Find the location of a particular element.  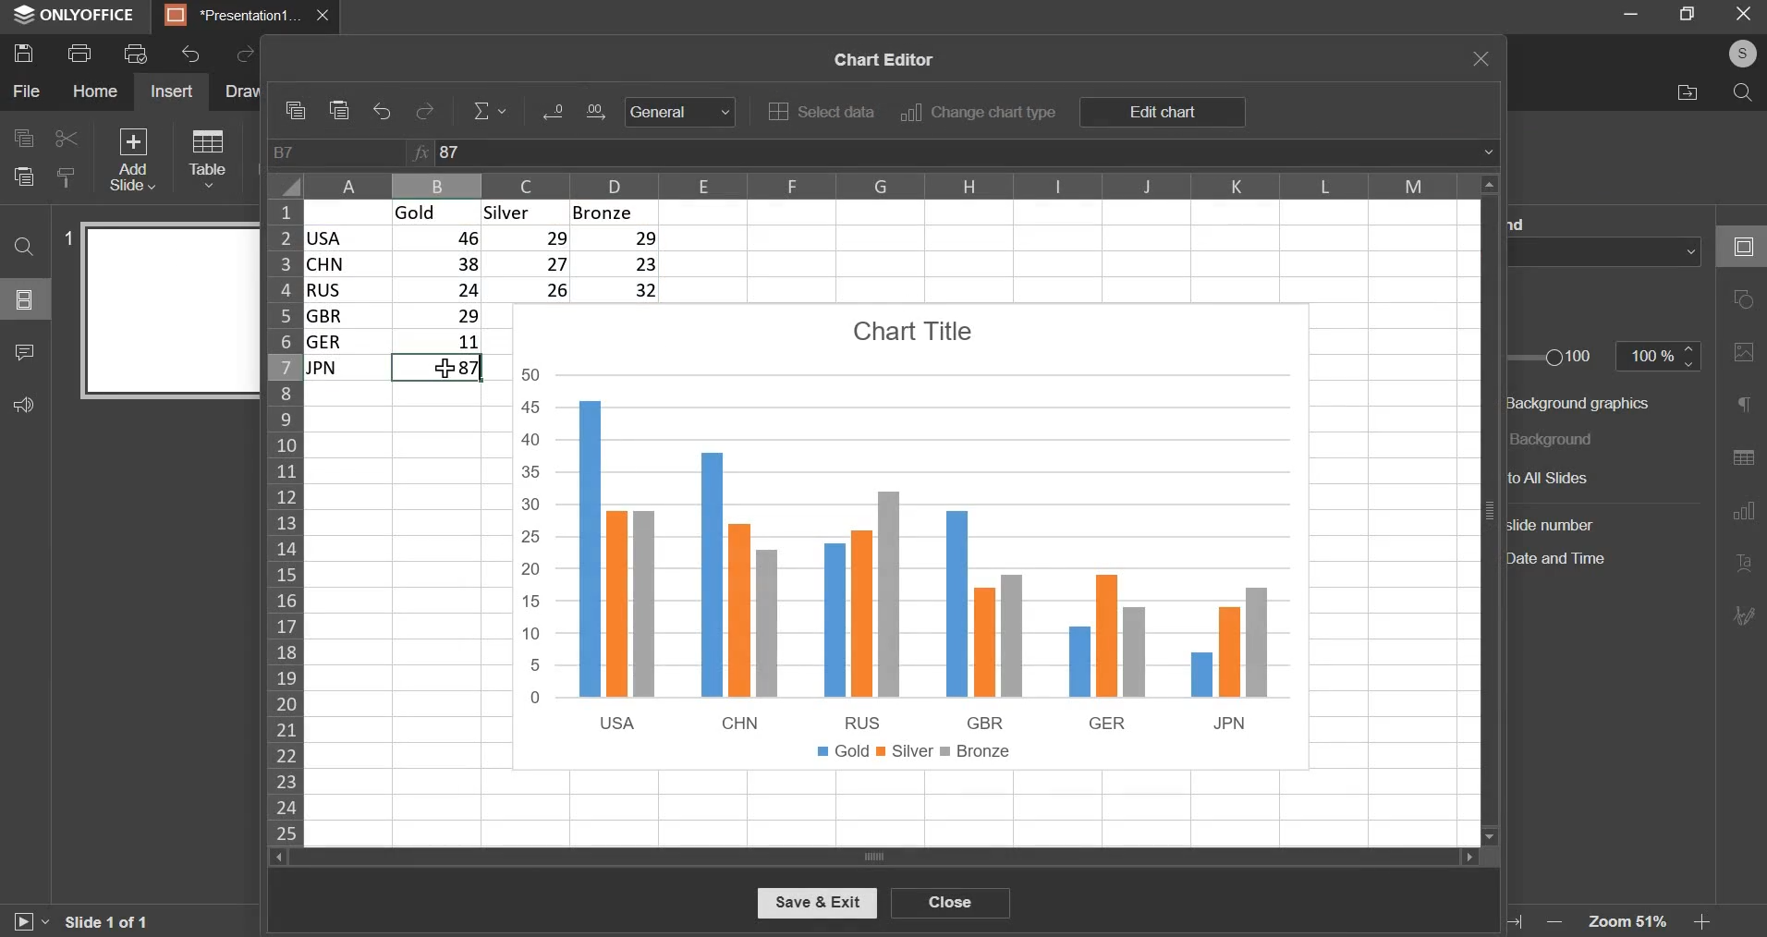

presentation tab is located at coordinates (235, 16).